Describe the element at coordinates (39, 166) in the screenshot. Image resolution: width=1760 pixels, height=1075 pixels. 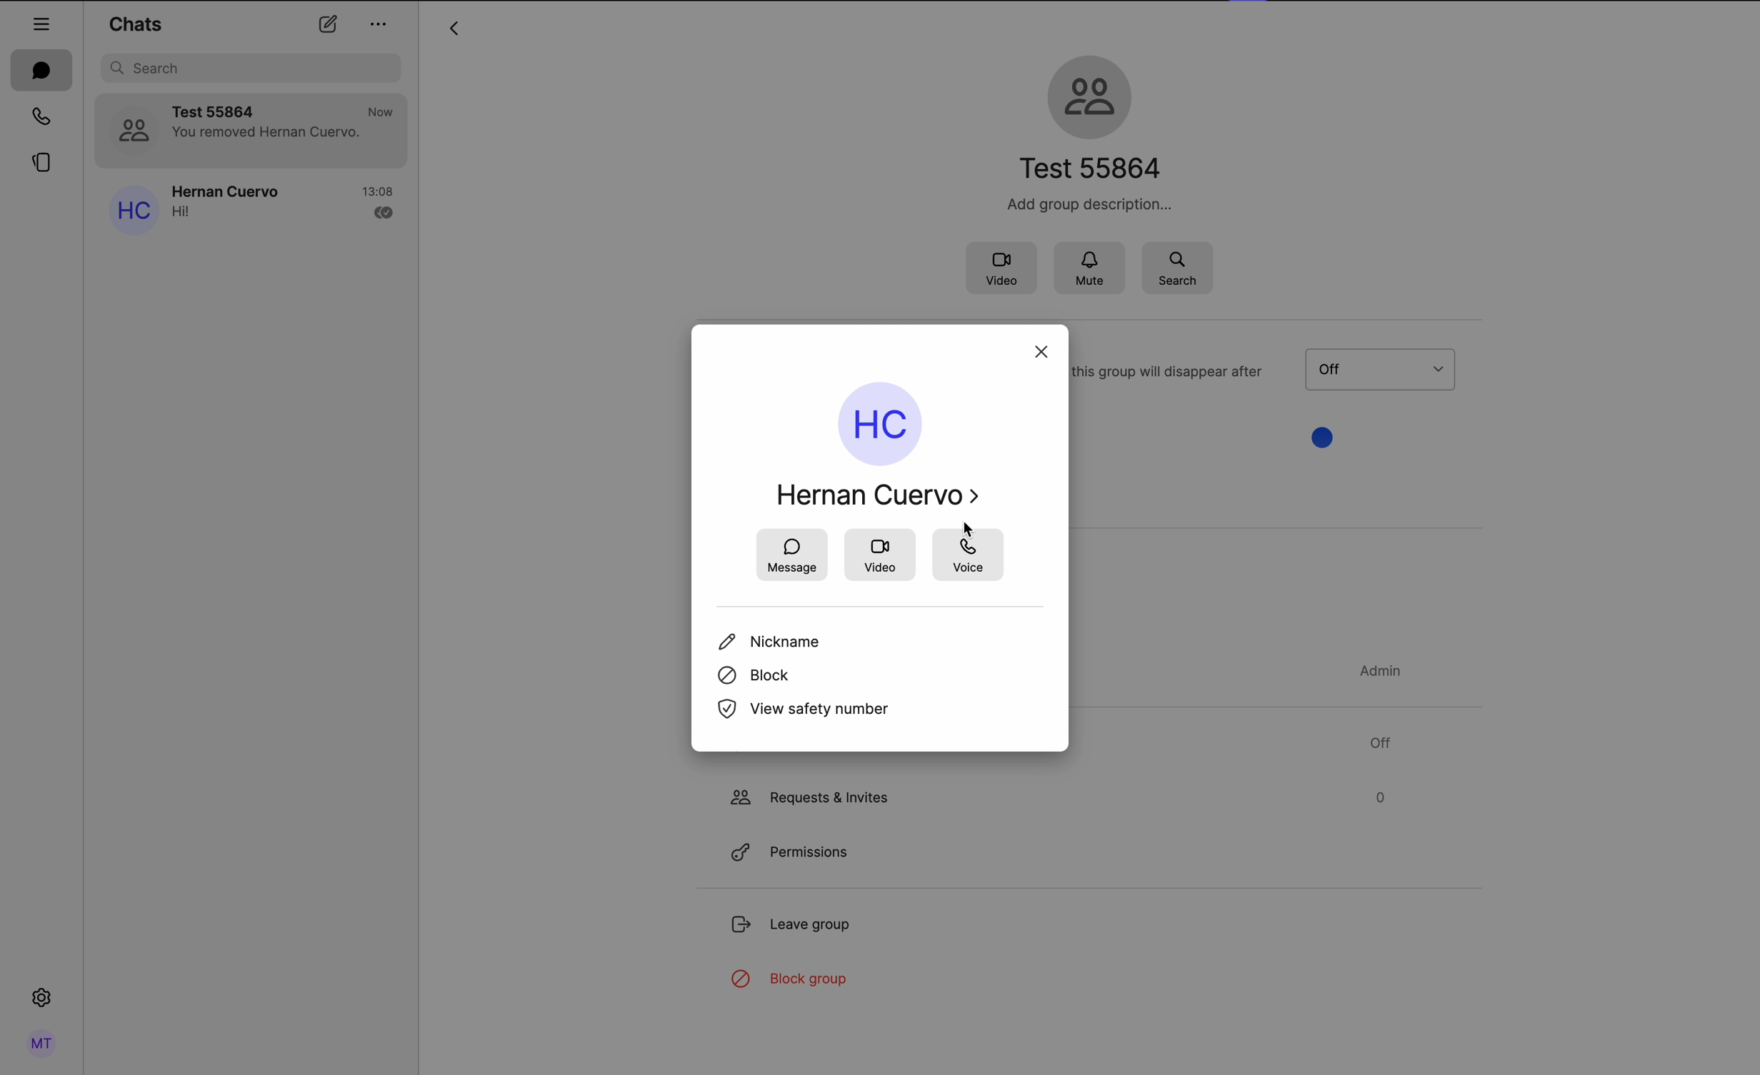
I see `stories` at that location.